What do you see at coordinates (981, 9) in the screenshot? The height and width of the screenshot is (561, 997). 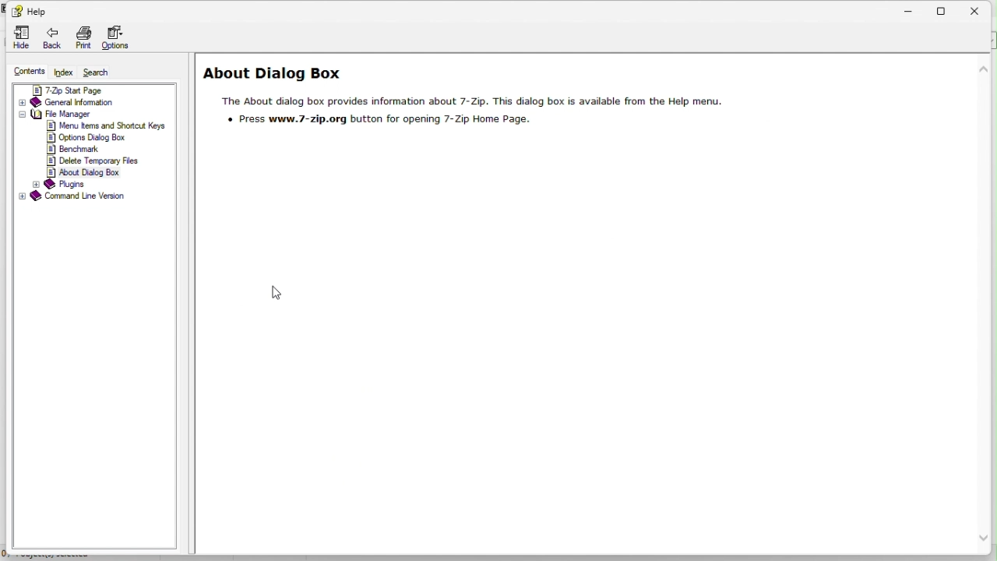 I see `Close` at bounding box center [981, 9].